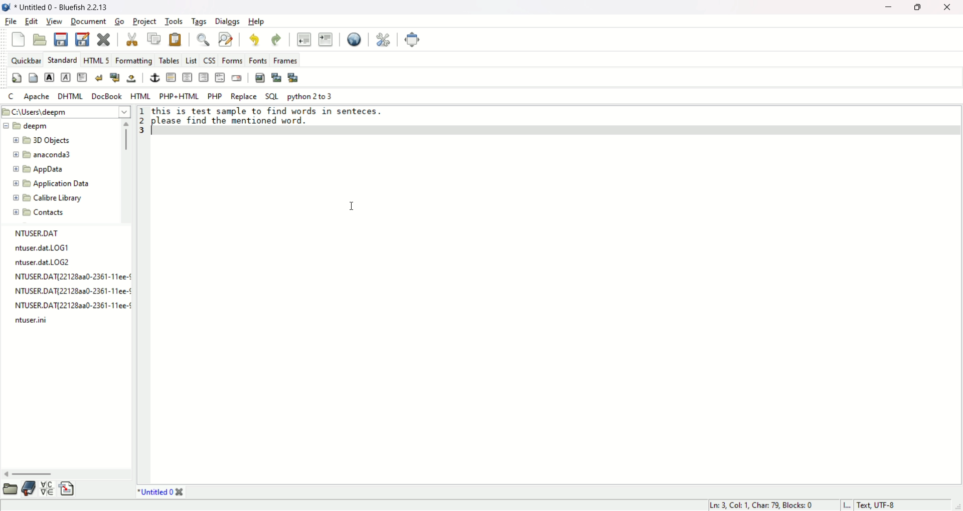  Describe the element at coordinates (66, 292) in the screenshot. I see `NTUSER.DAT{22128aa0-2361-11ee-` at that location.